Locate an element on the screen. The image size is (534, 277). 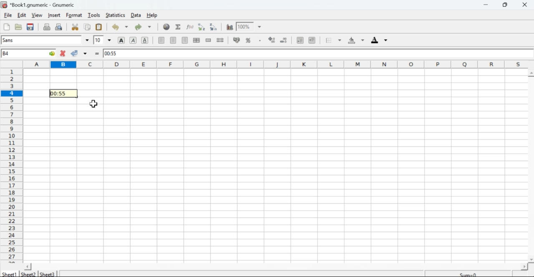
Font size is located at coordinates (98, 40).